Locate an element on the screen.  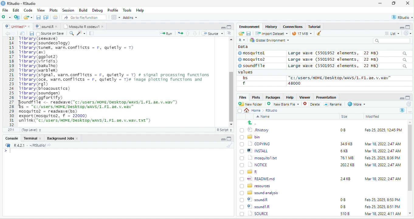
rstudio is located at coordinates (401, 18).